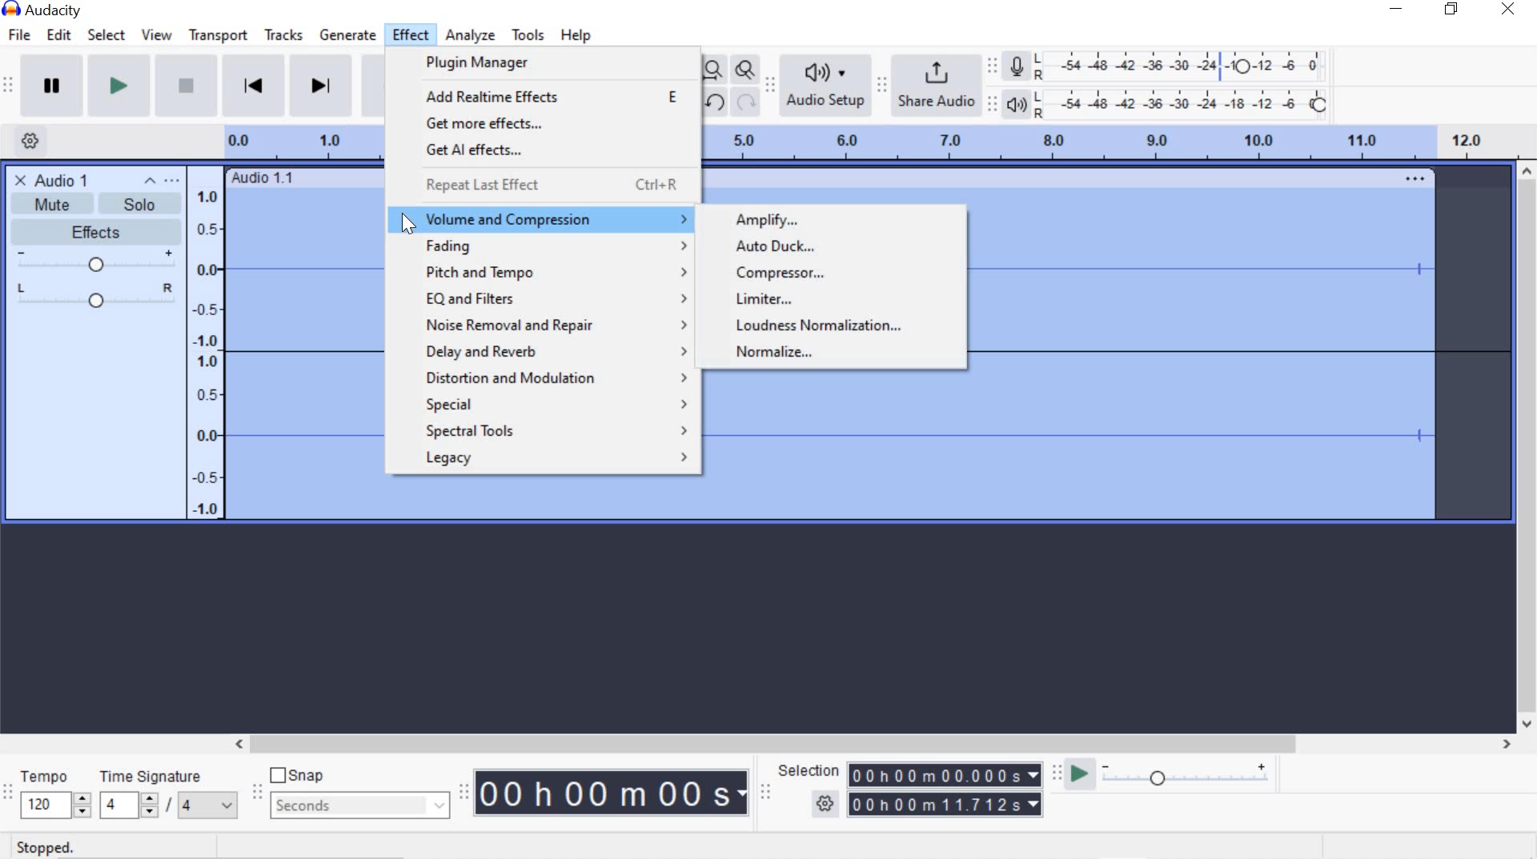  Describe the element at coordinates (881, 85) in the screenshot. I see `Share audio toolbar` at that location.